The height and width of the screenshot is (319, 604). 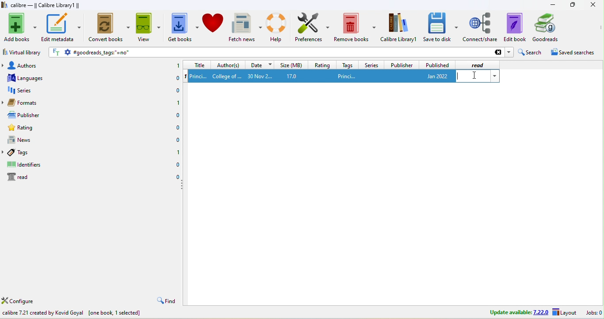 I want to click on goodreads tags ''=no'', so click(x=288, y=52).